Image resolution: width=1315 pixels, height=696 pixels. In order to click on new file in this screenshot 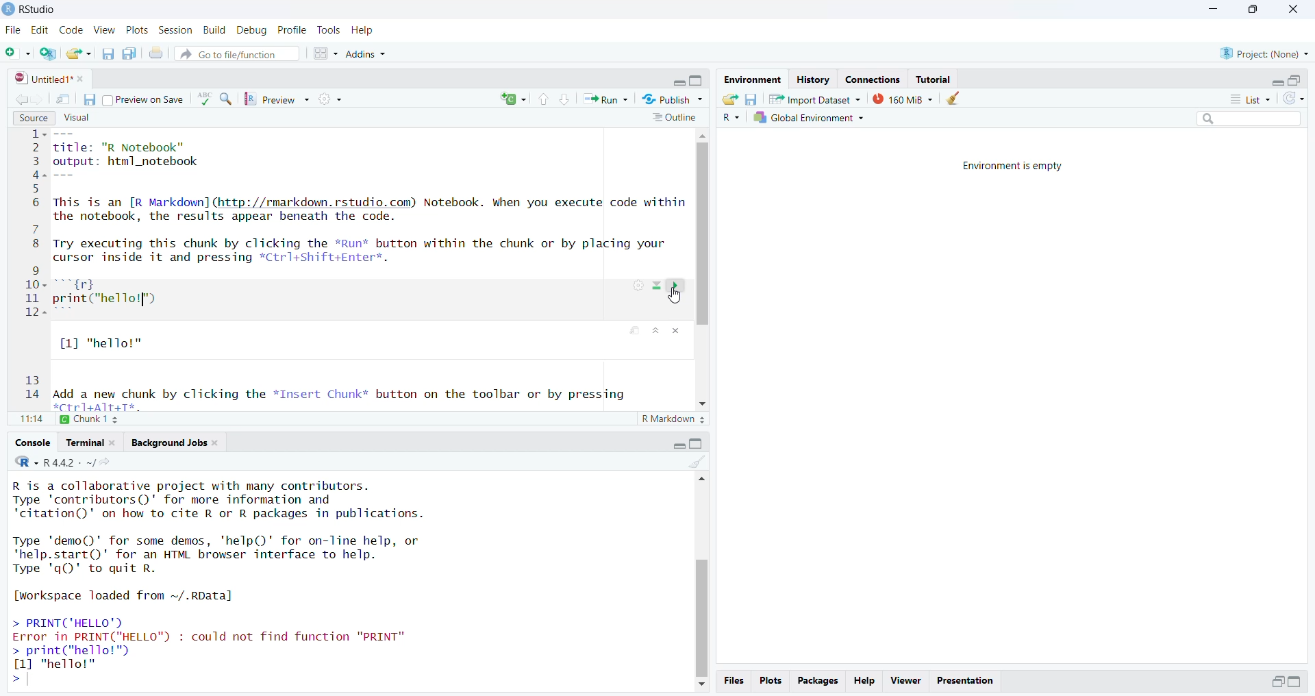, I will do `click(18, 53)`.